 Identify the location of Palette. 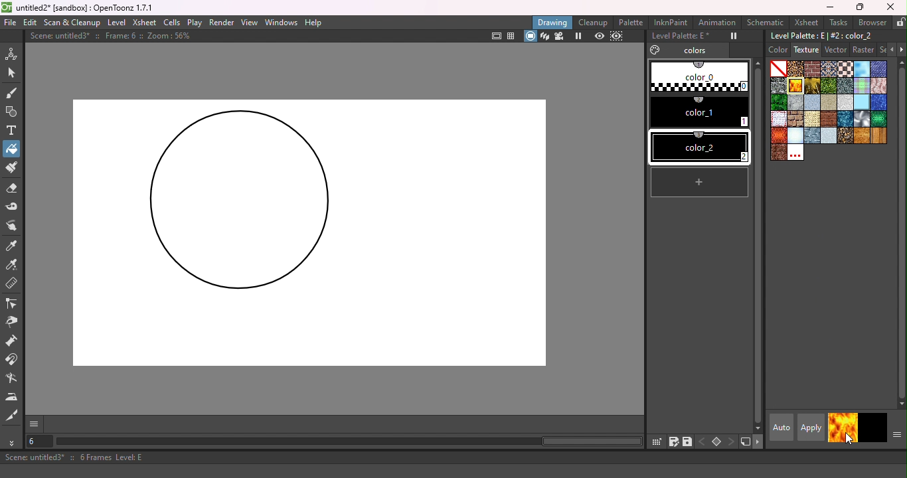
(632, 21).